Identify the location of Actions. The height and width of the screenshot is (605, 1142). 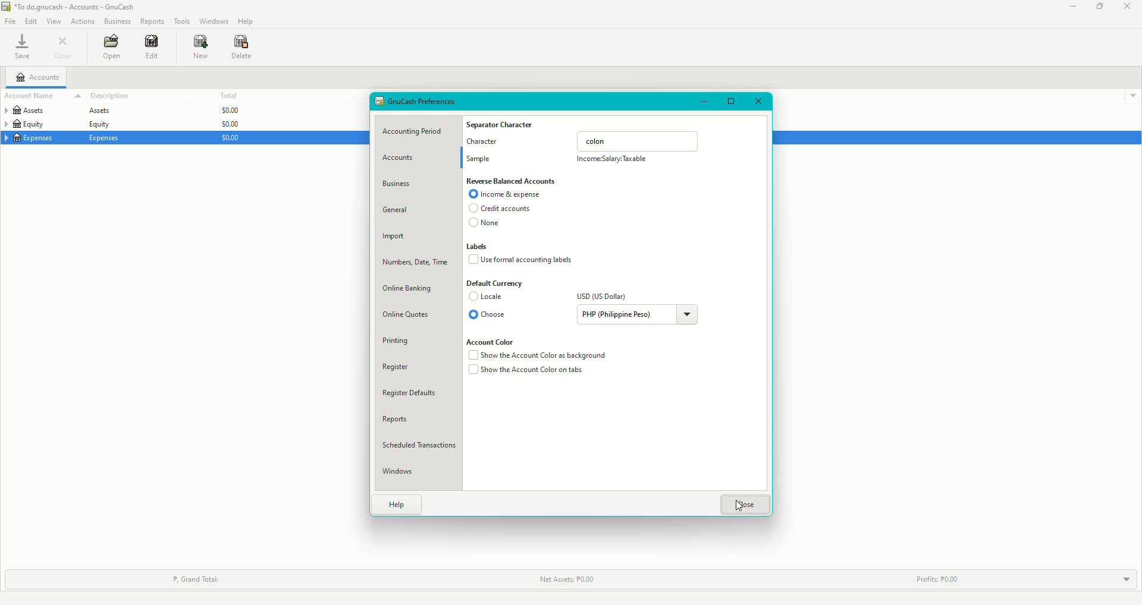
(84, 21).